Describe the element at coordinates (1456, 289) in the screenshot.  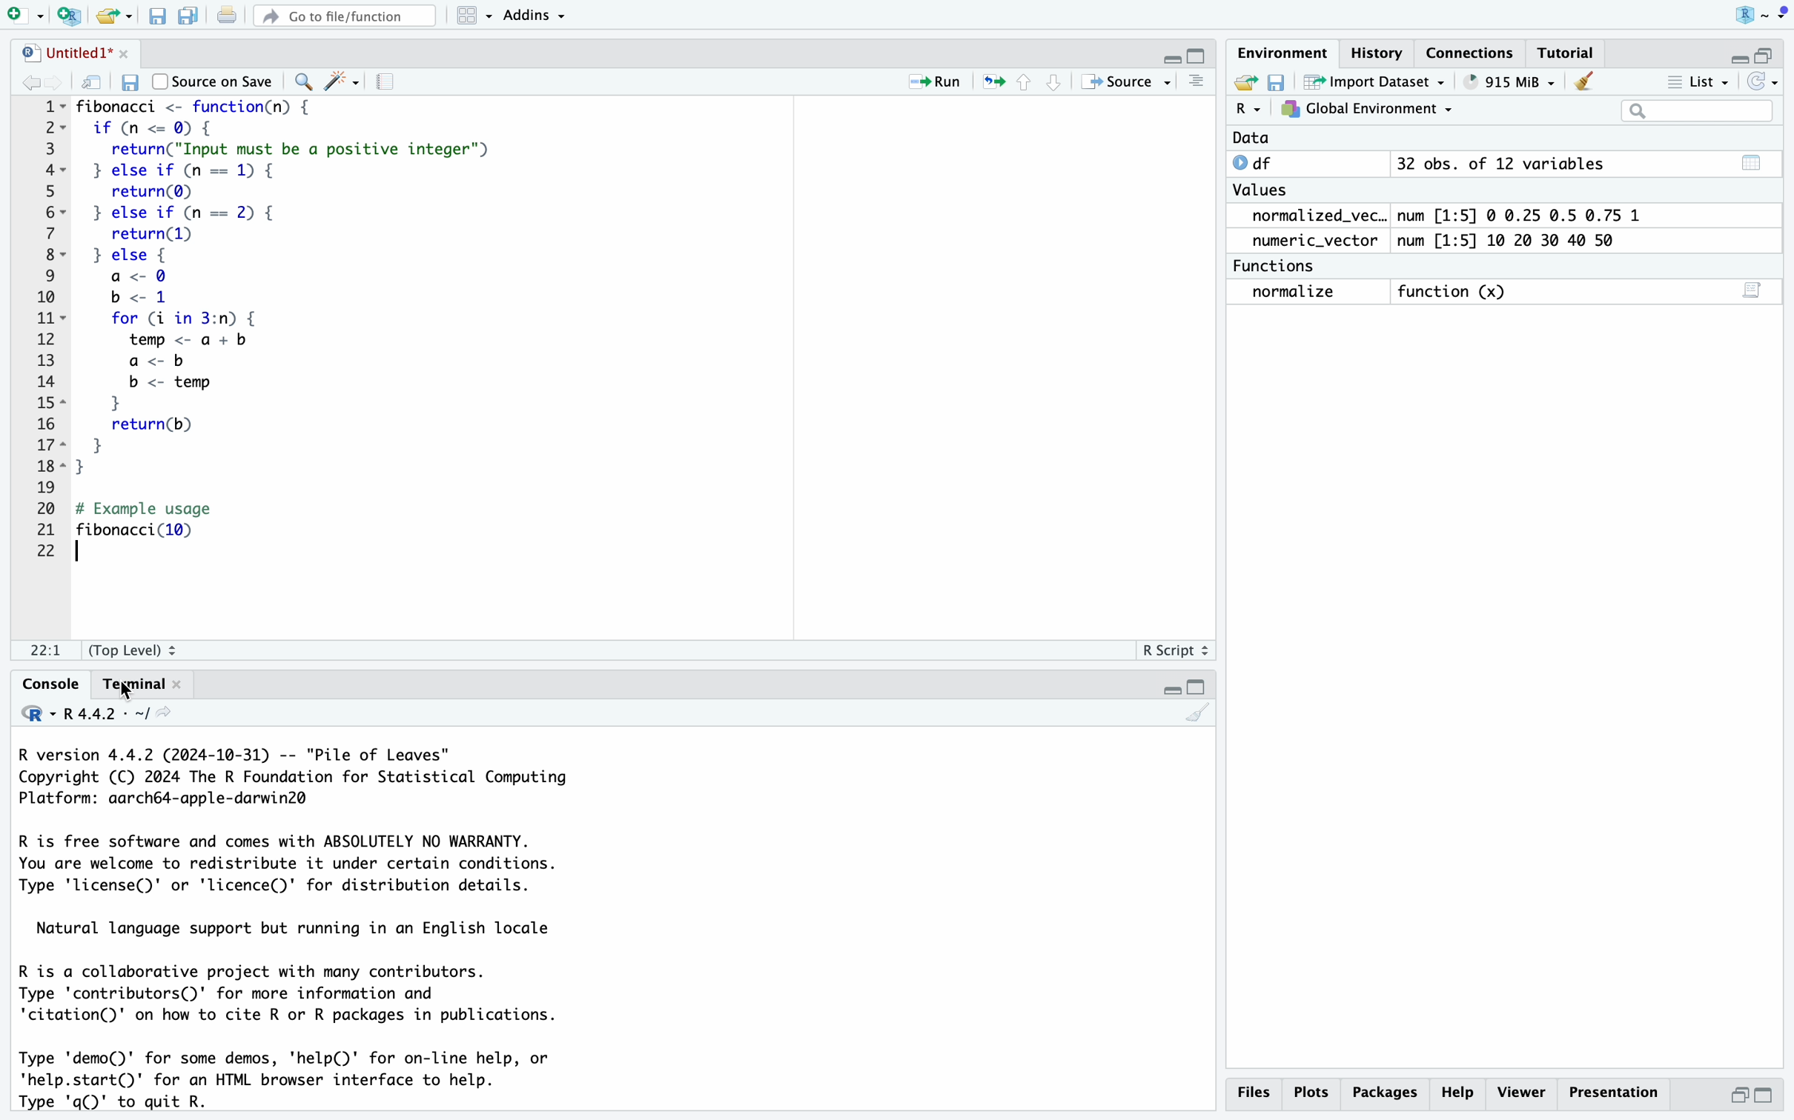
I see `function (x)` at that location.